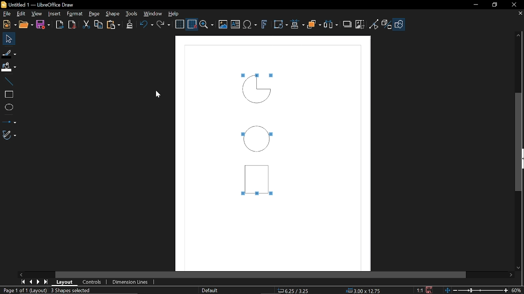  I want to click on Circle, so click(256, 138).